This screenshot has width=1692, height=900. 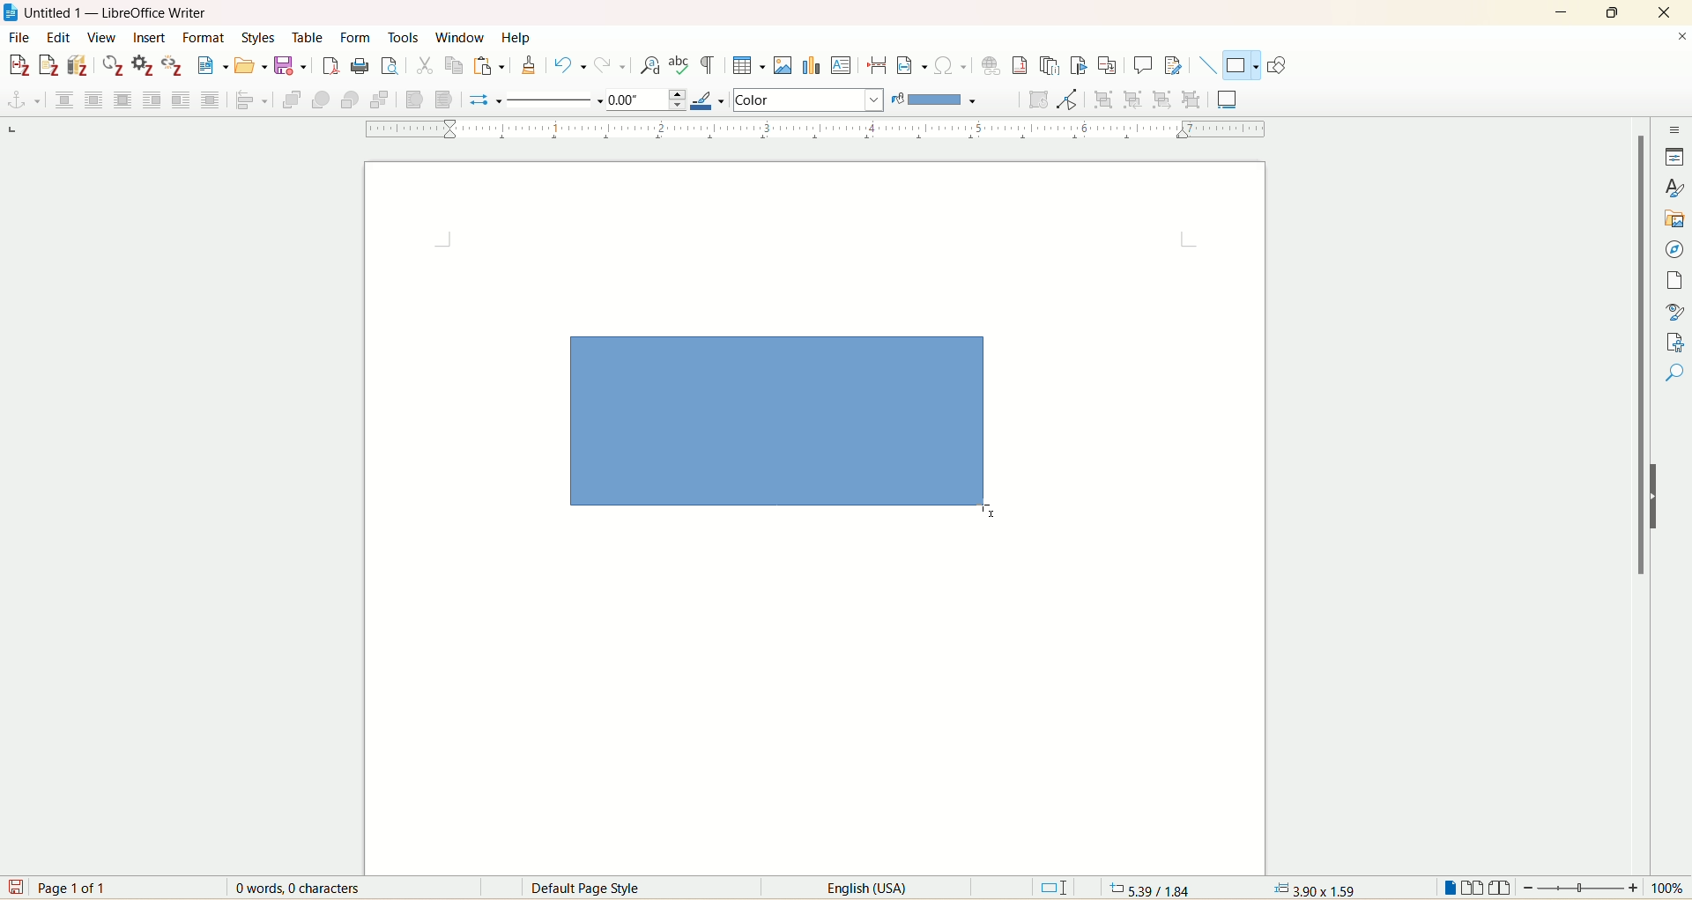 I want to click on optimal, so click(x=125, y=100).